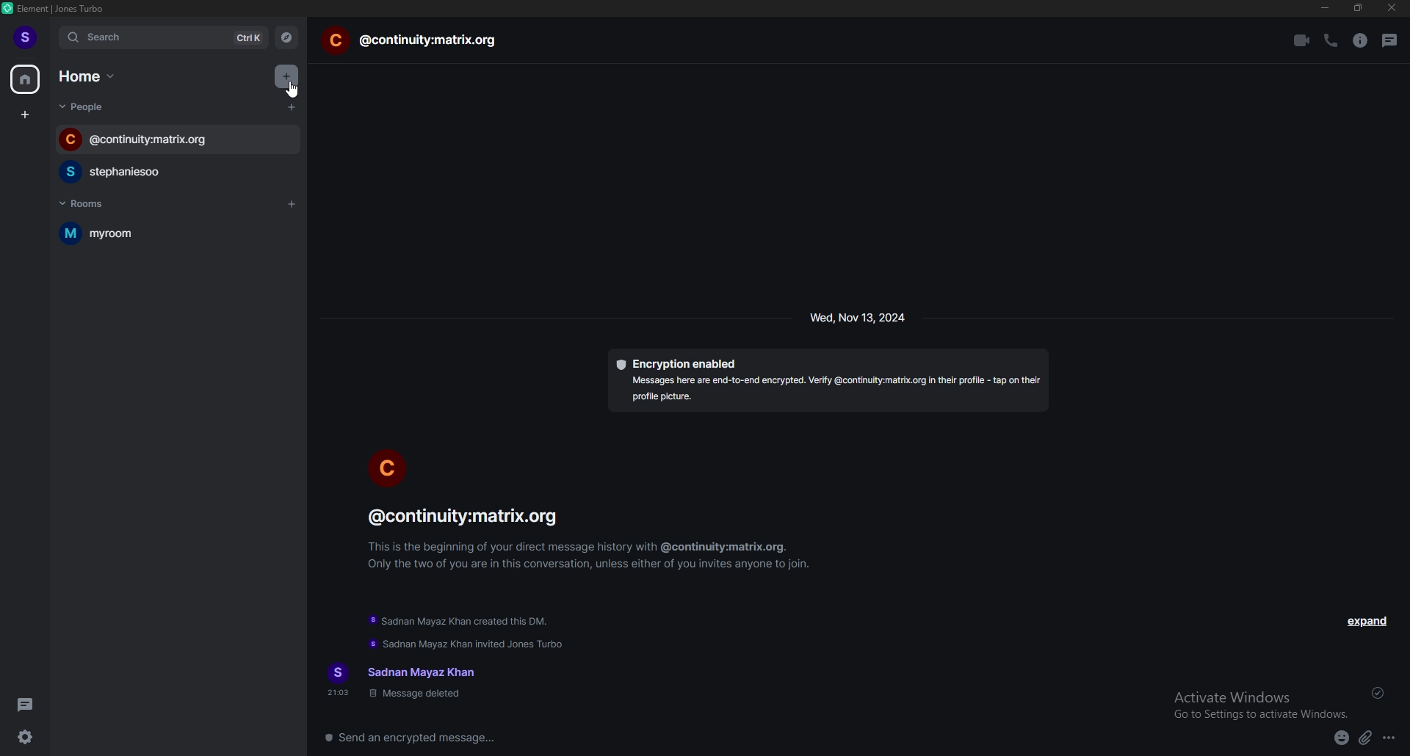  Describe the element at coordinates (291, 107) in the screenshot. I see `start chat` at that location.